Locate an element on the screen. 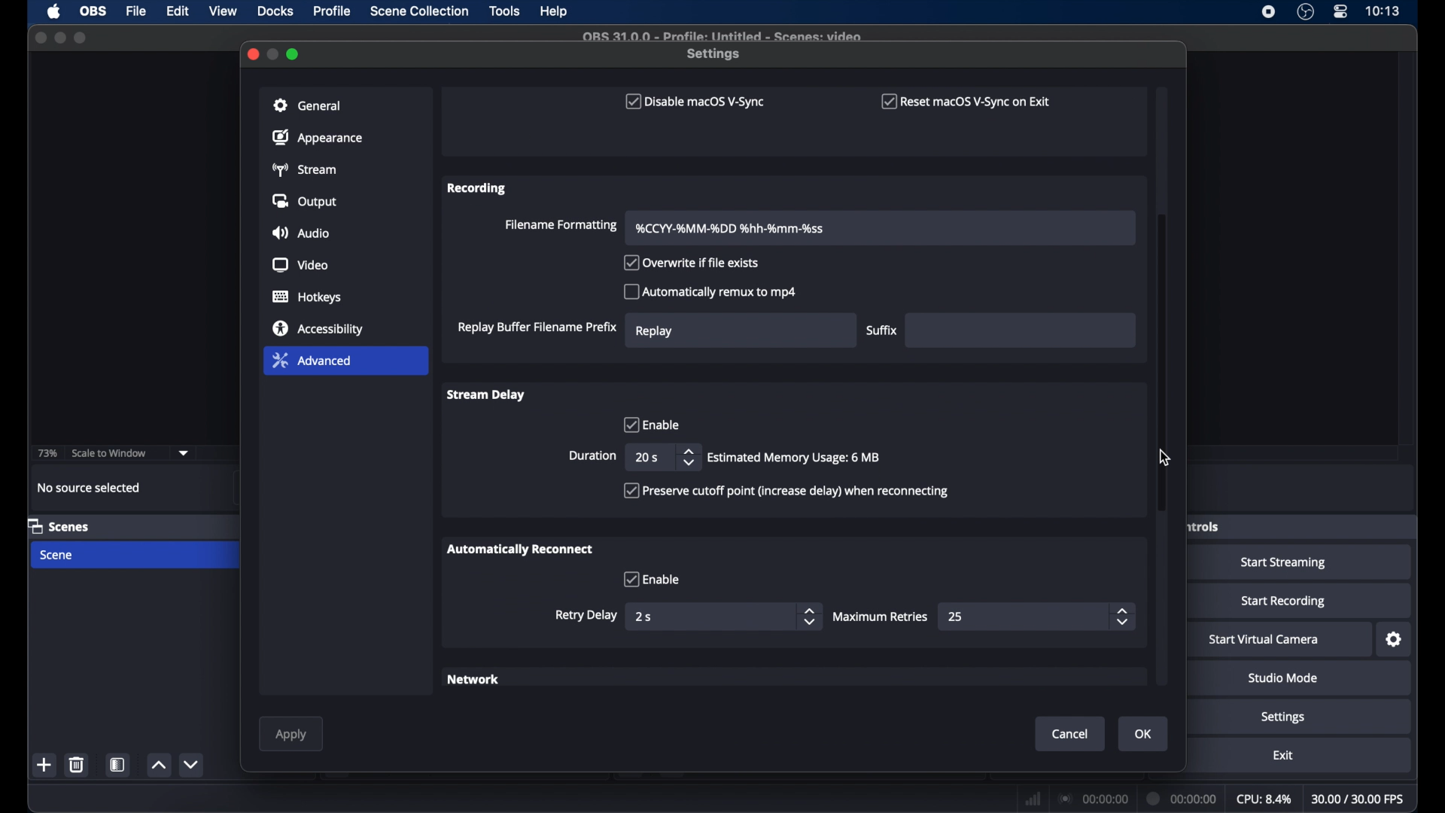  maximum retires is located at coordinates (882, 617).